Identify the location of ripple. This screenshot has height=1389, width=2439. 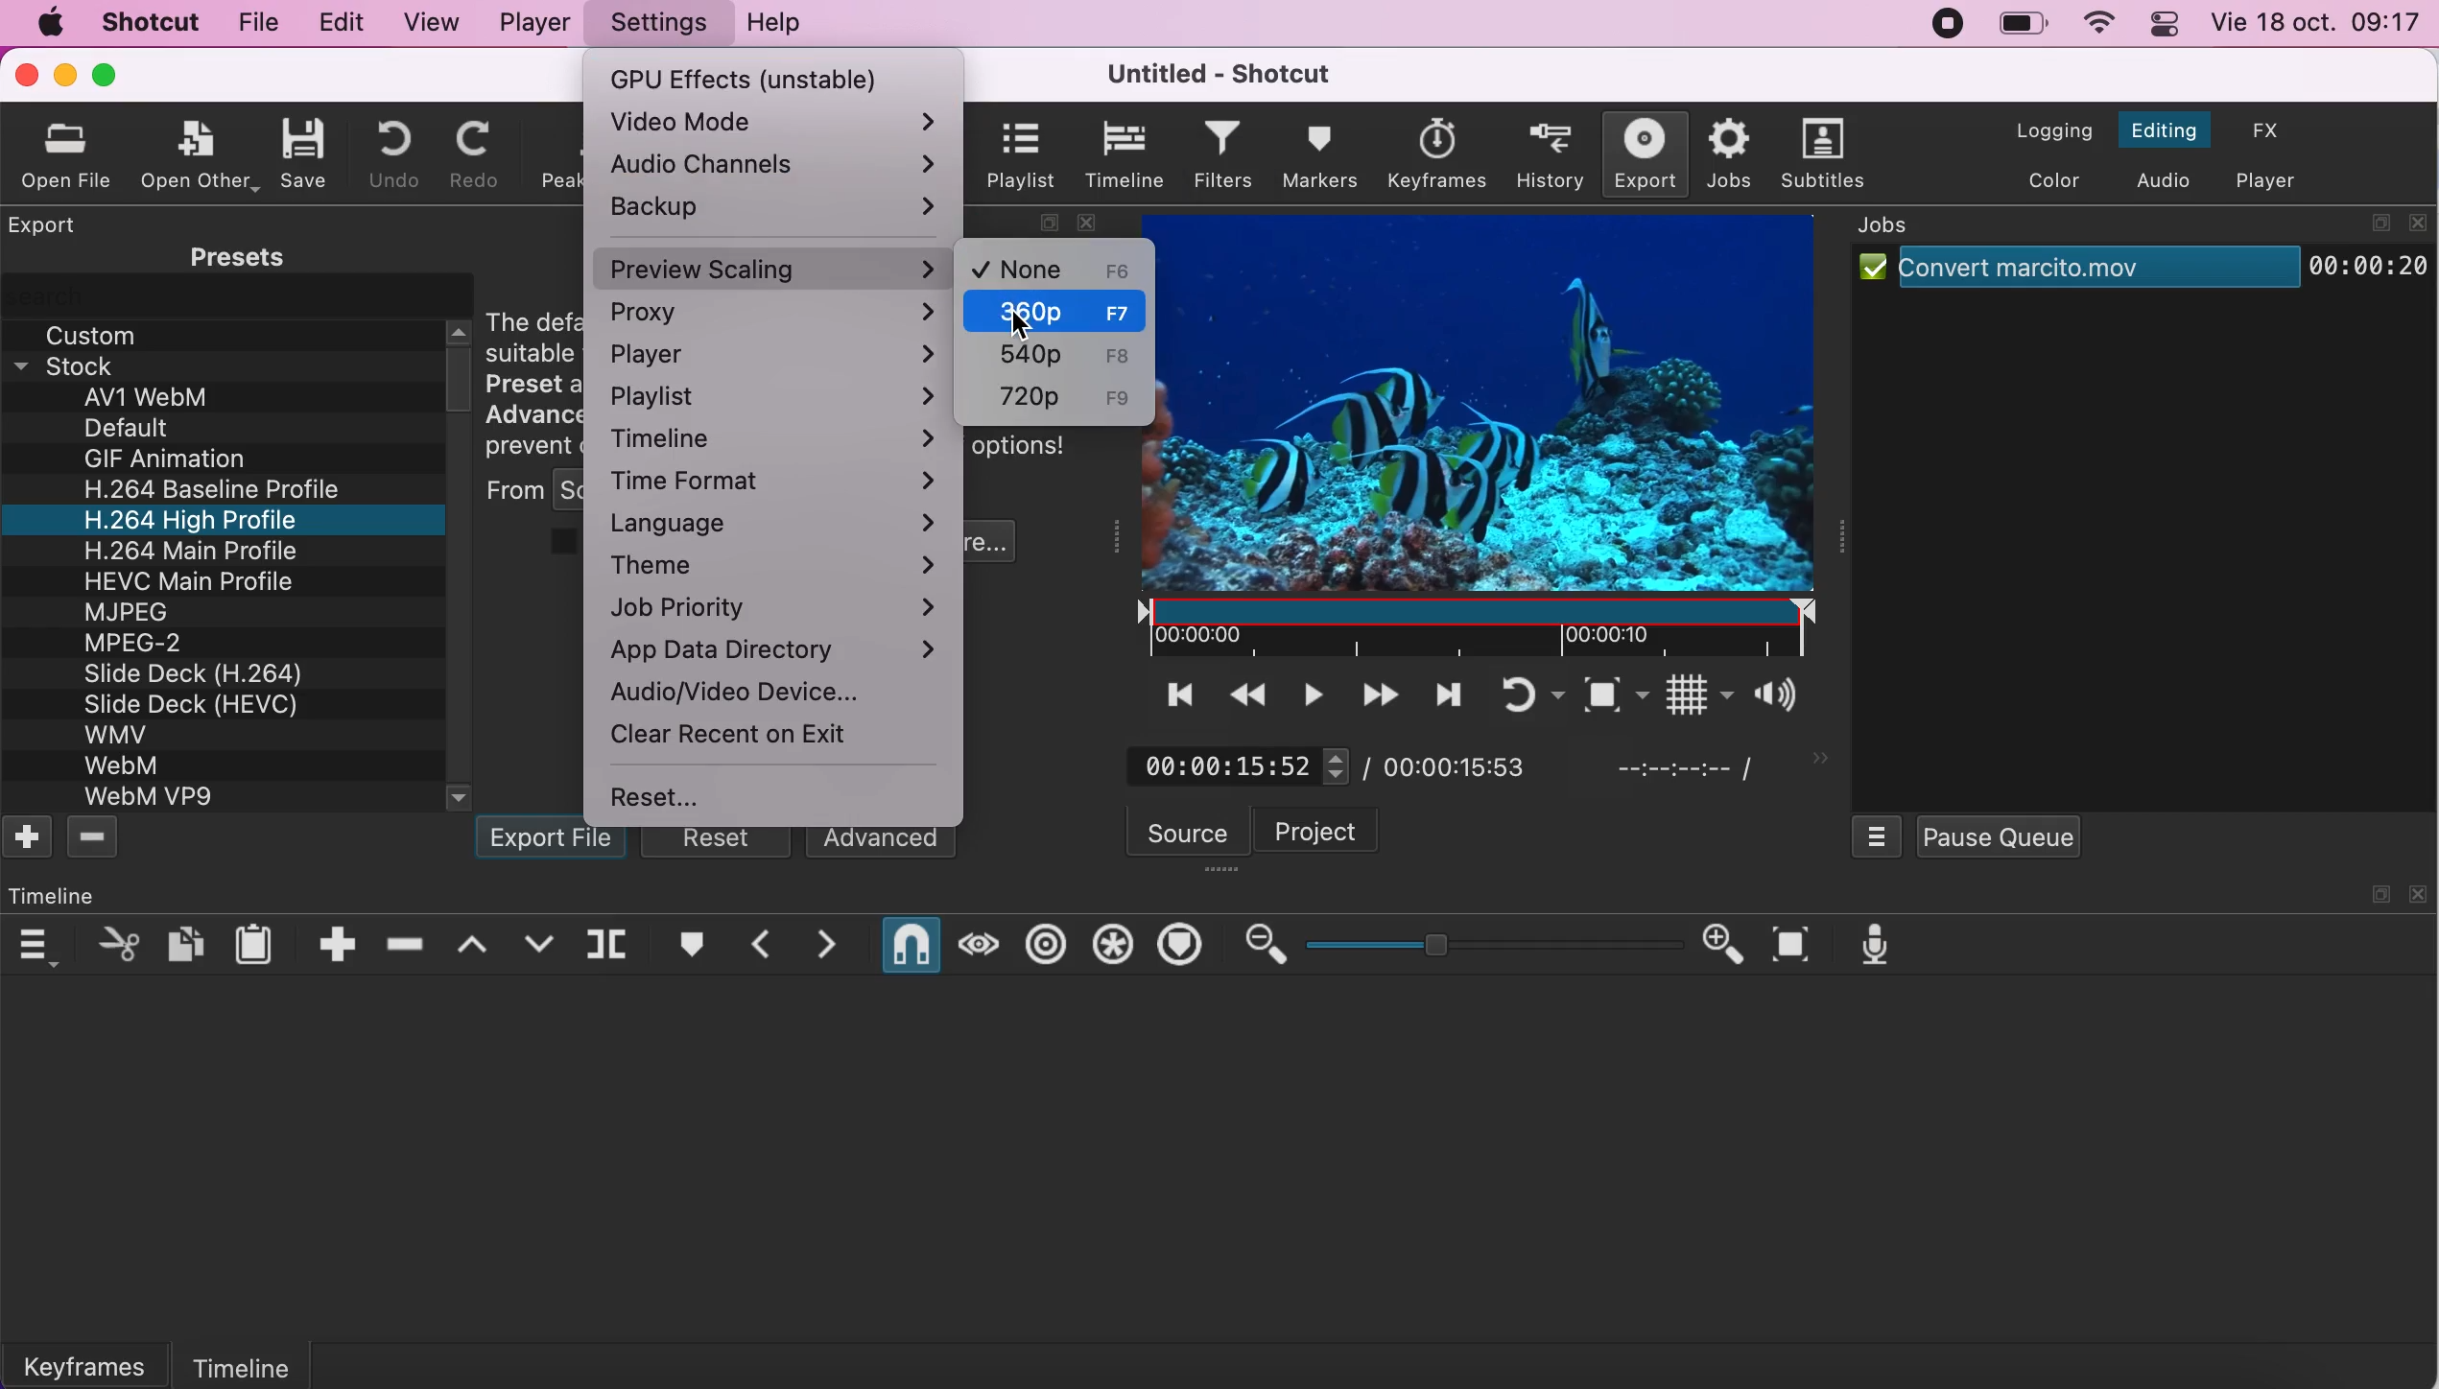
(1047, 945).